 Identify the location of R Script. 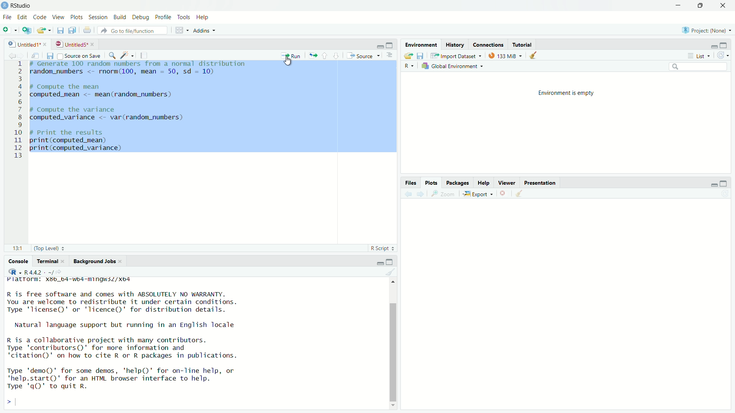
(381, 248).